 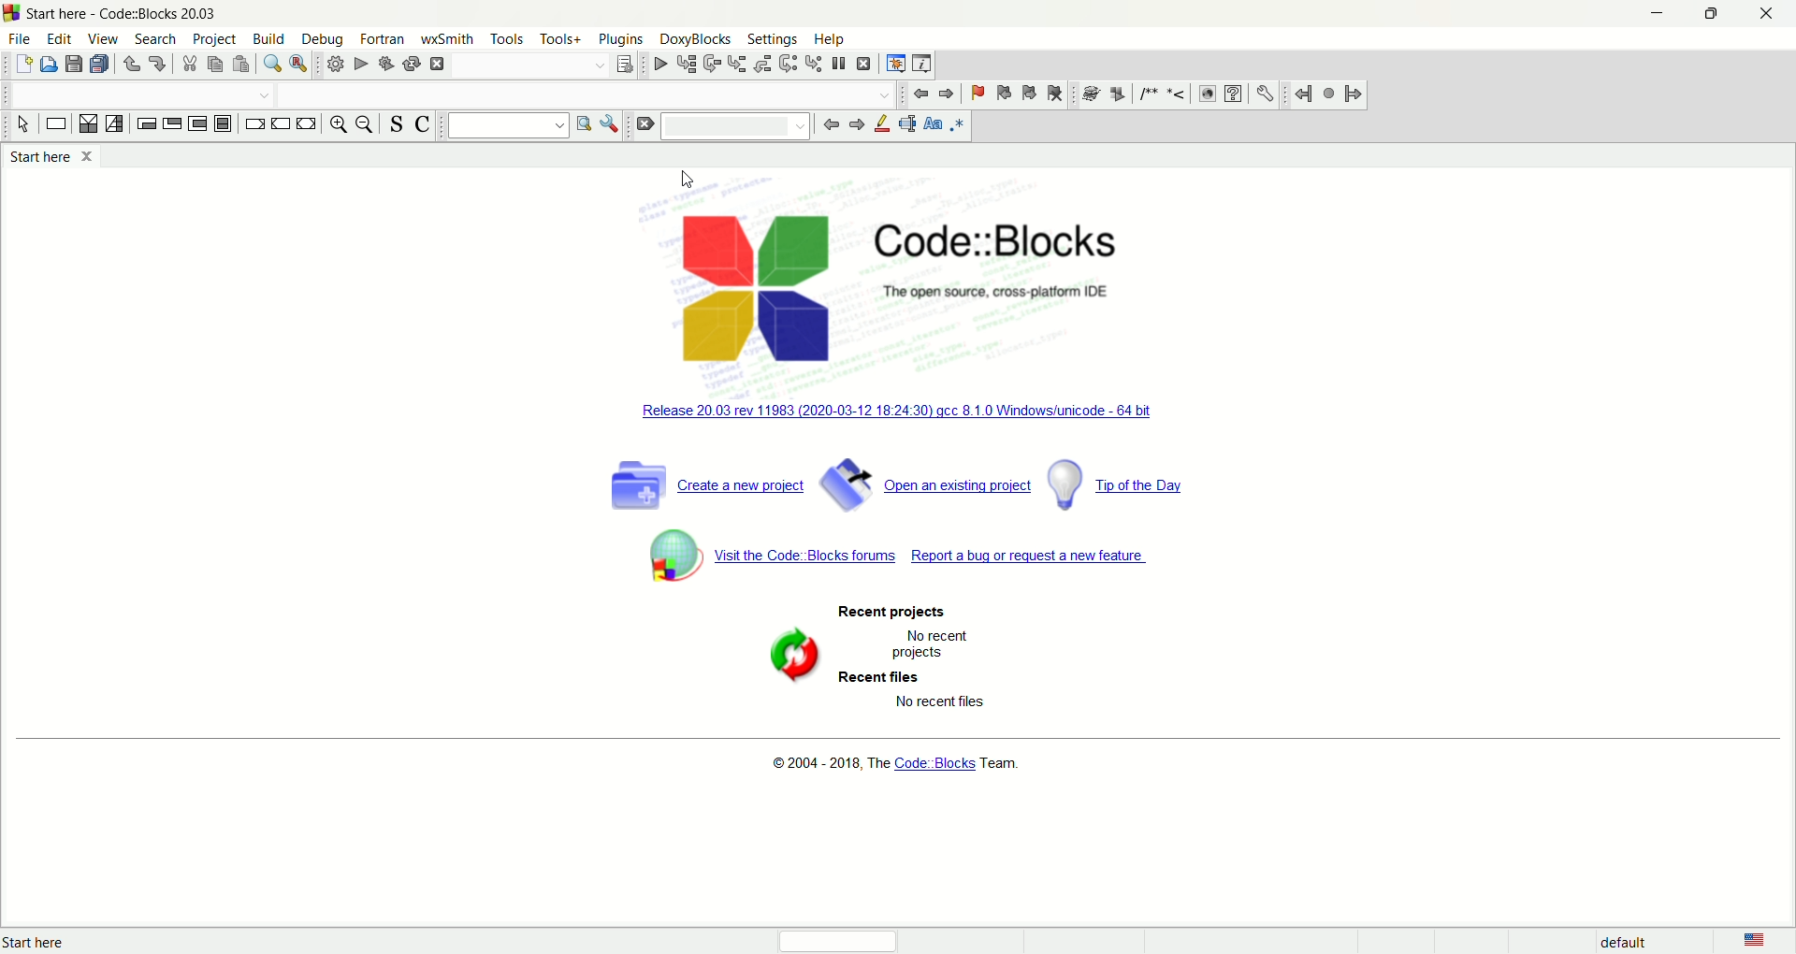 What do you see at coordinates (744, 296) in the screenshot?
I see `logo` at bounding box center [744, 296].